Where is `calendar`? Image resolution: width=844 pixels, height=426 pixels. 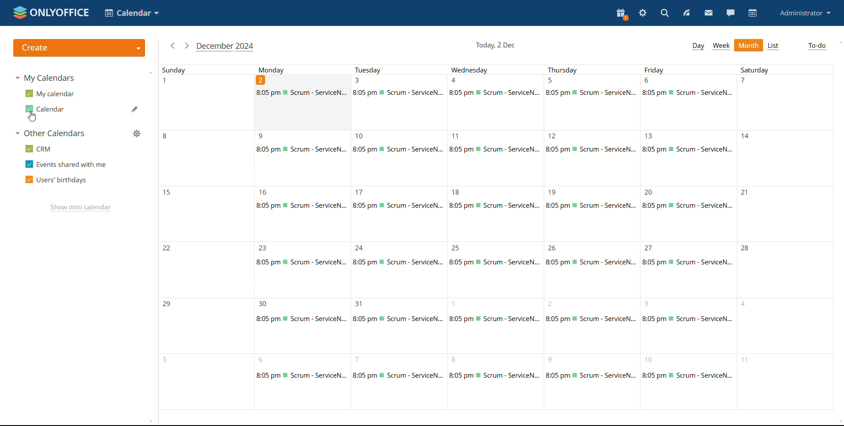
calendar is located at coordinates (753, 13).